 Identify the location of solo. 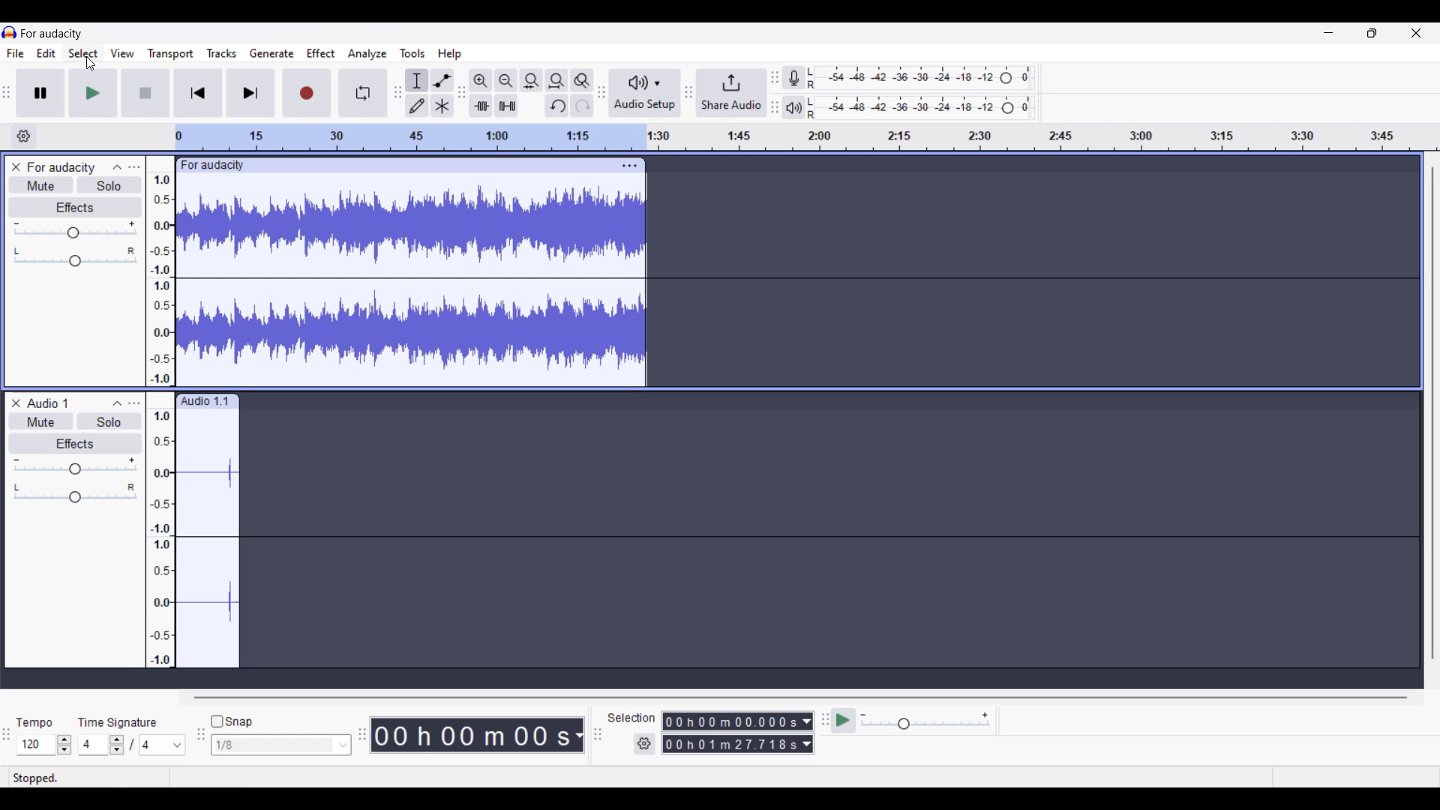
(110, 421).